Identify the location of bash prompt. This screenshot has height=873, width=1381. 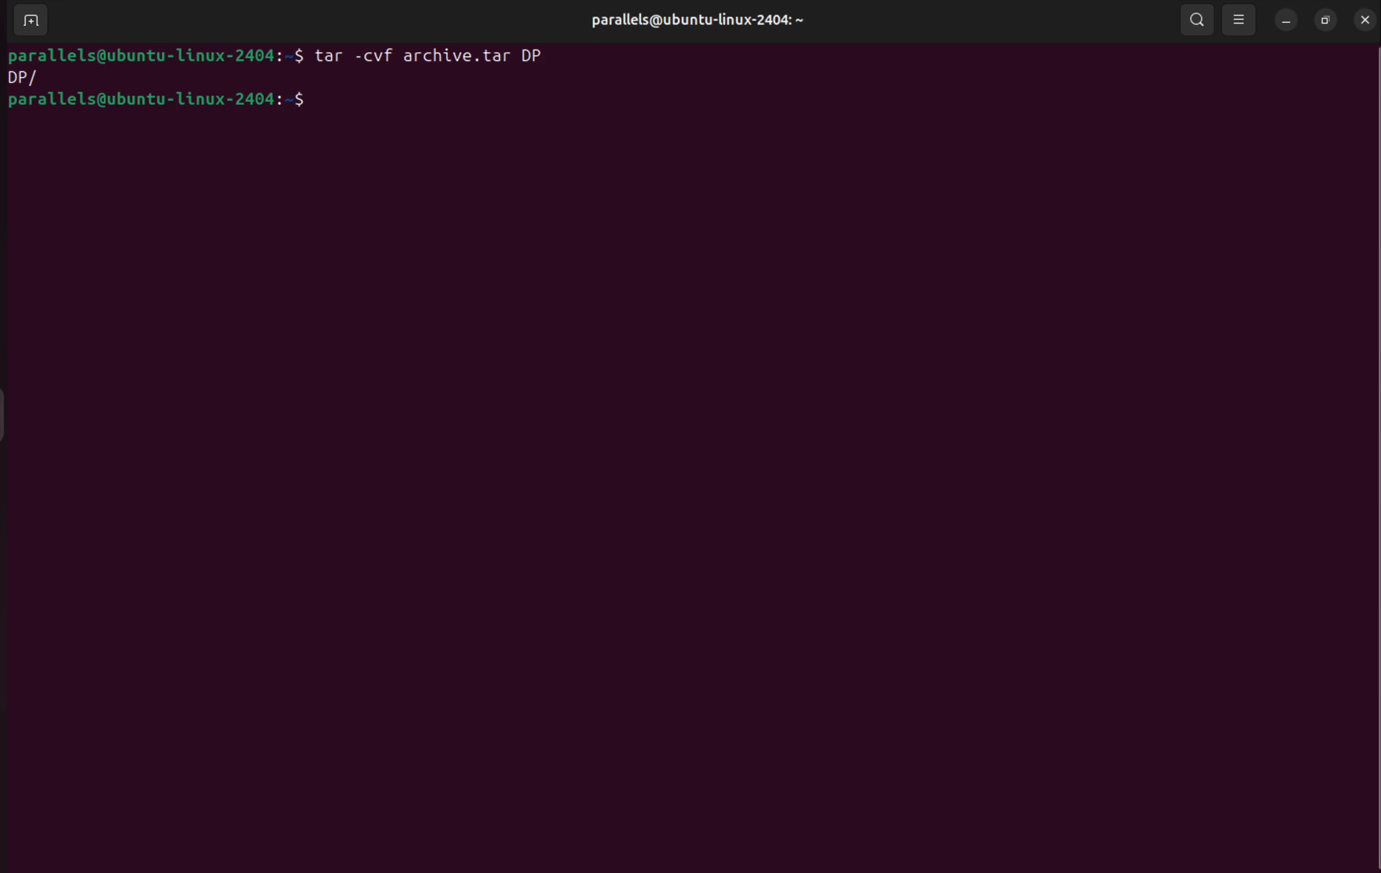
(172, 103).